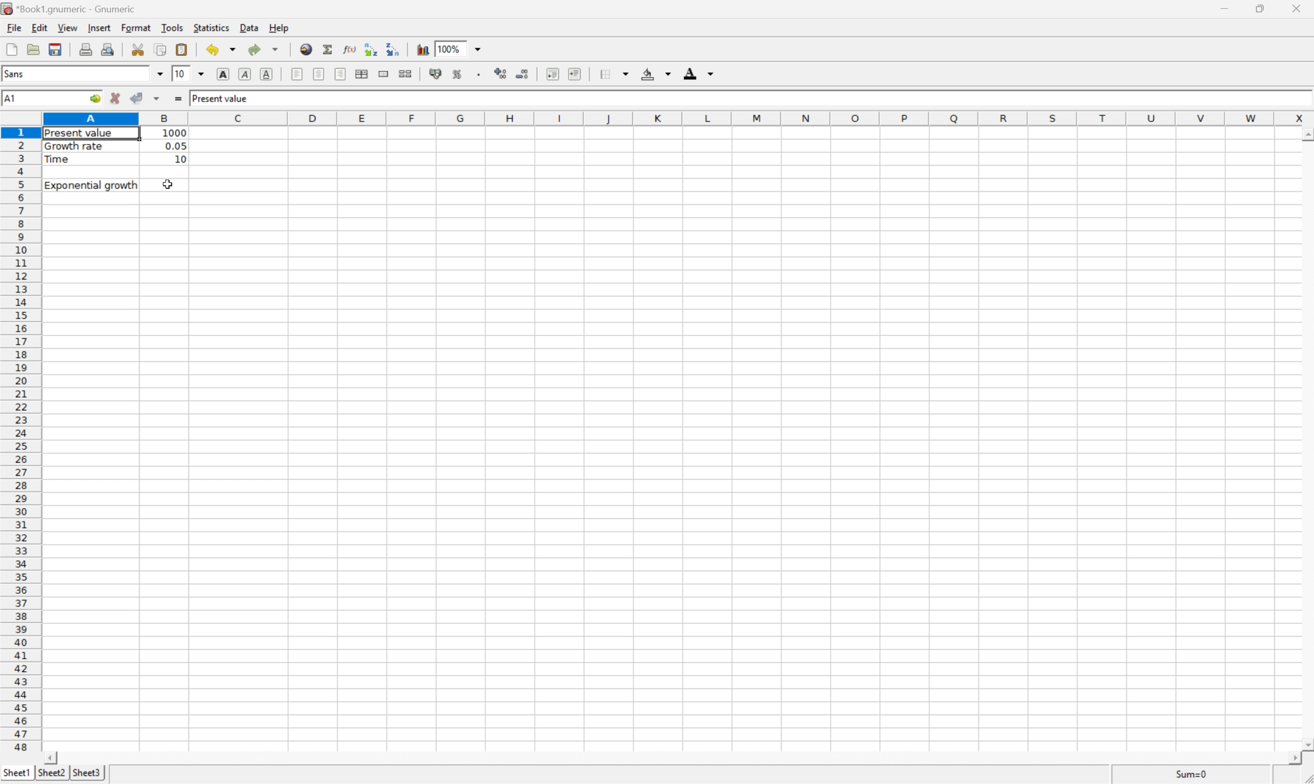 Image resolution: width=1314 pixels, height=784 pixels. Describe the element at coordinates (17, 774) in the screenshot. I see `Sheet1` at that location.